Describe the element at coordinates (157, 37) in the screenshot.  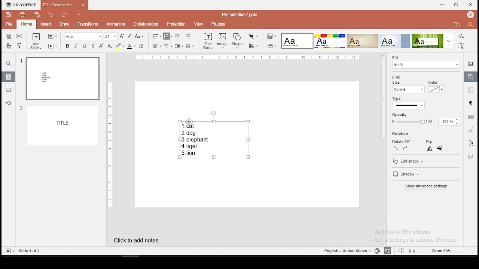
I see `bullets` at that location.